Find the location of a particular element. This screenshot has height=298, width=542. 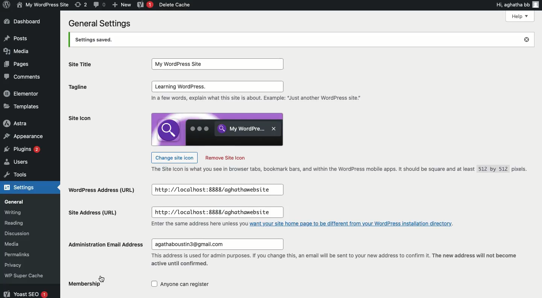

Settings saved is located at coordinates (299, 39).